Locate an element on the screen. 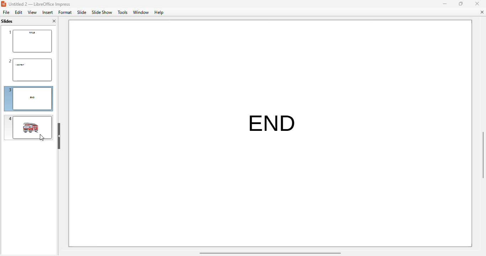  edit is located at coordinates (19, 12).